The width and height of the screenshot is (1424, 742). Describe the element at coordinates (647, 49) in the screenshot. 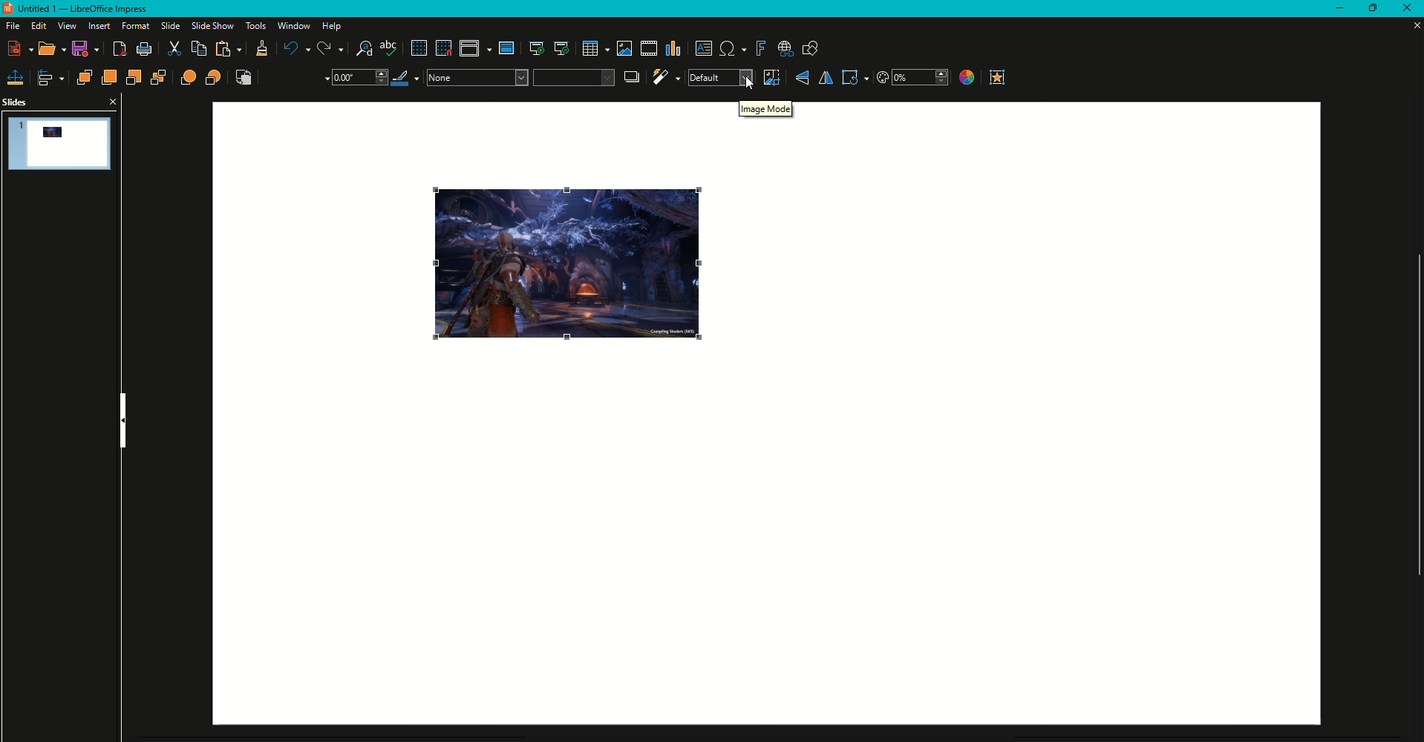

I see `Insert Audio Video` at that location.